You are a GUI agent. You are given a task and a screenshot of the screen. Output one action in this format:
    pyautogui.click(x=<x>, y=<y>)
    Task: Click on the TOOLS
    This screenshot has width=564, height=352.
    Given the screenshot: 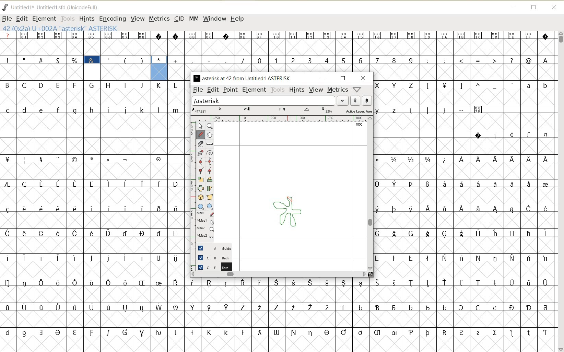 What is the action you would take?
    pyautogui.click(x=67, y=19)
    